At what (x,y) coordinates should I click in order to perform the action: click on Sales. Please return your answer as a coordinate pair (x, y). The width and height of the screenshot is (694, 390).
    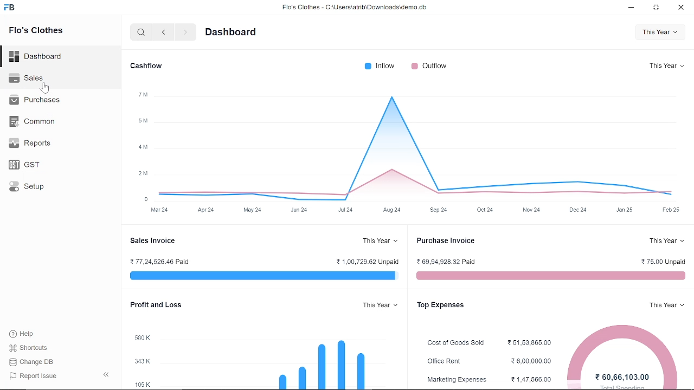
    Looking at the image, I should click on (38, 79).